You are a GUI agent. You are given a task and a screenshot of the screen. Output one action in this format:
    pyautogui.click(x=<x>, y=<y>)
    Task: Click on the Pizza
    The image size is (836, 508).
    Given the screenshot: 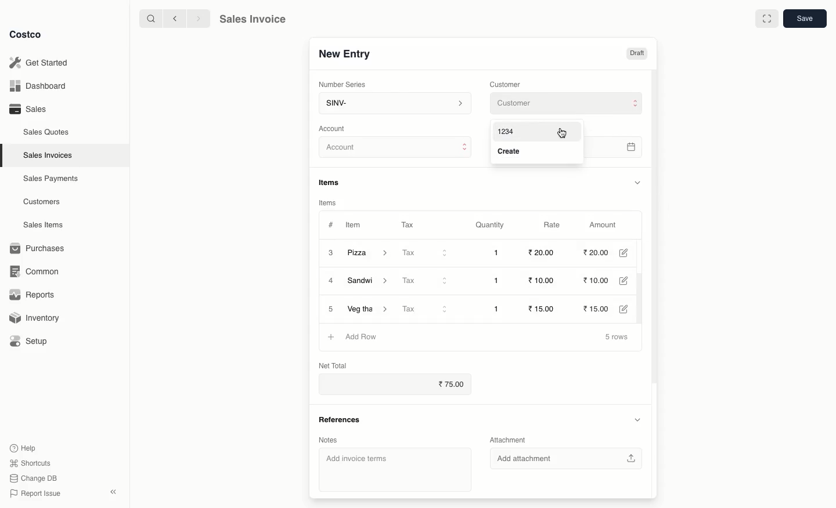 What is the action you would take?
    pyautogui.click(x=369, y=253)
    